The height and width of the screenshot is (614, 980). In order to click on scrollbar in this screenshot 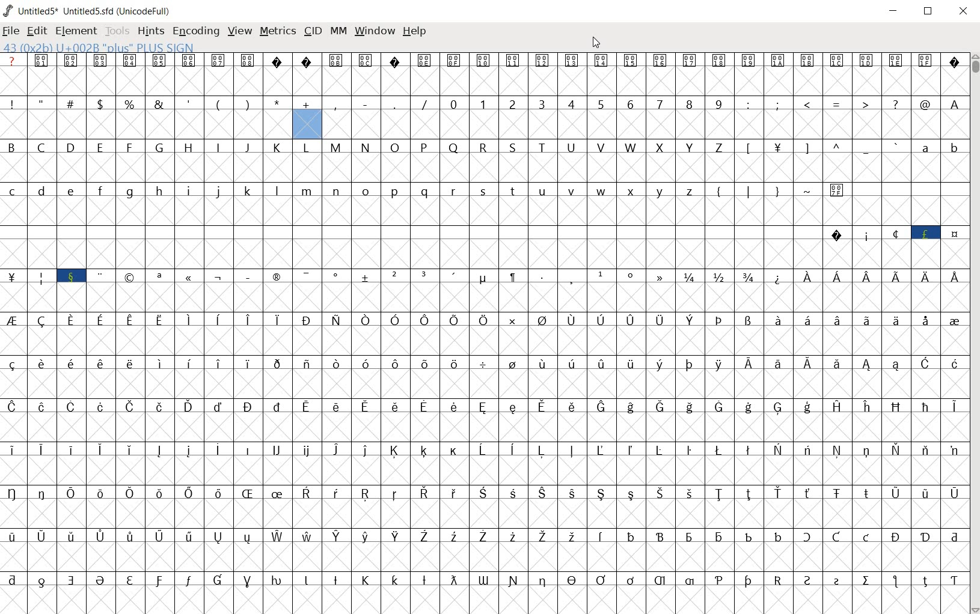, I will do `click(974, 332)`.